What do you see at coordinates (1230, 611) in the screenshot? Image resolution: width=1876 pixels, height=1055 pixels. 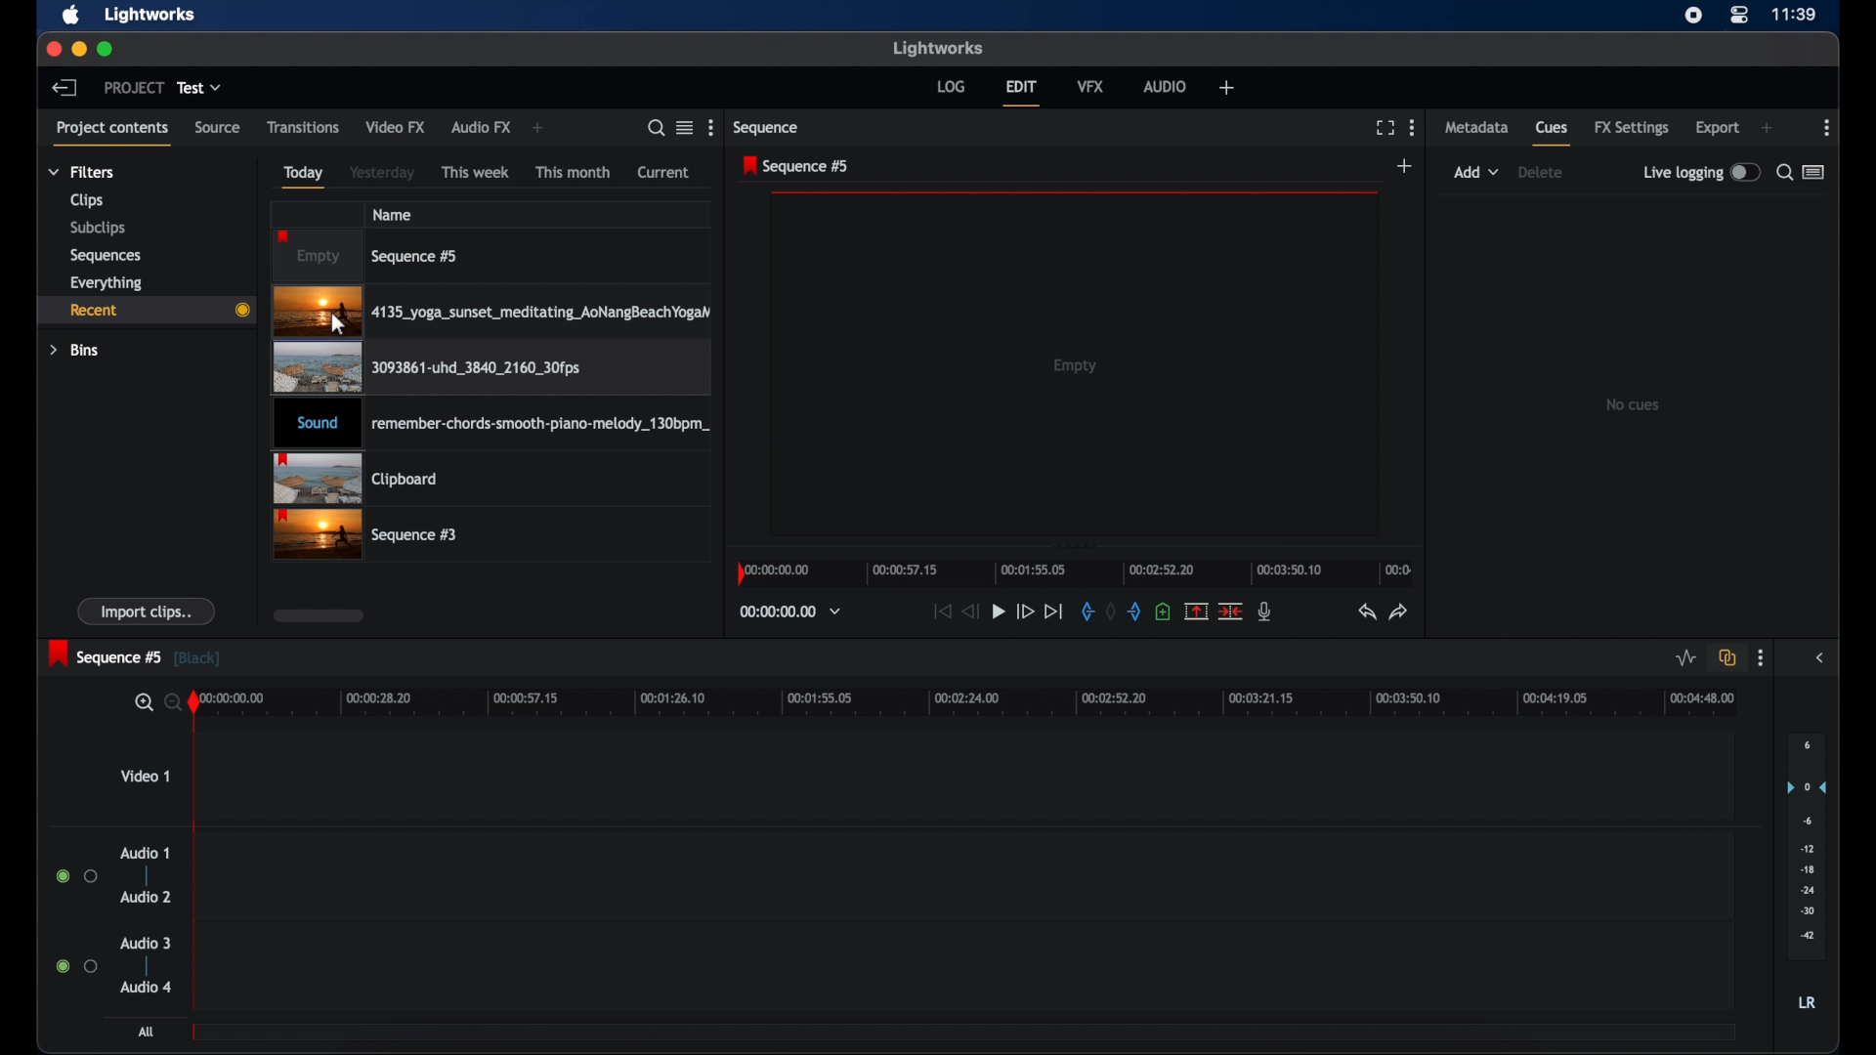 I see `cut` at bounding box center [1230, 611].